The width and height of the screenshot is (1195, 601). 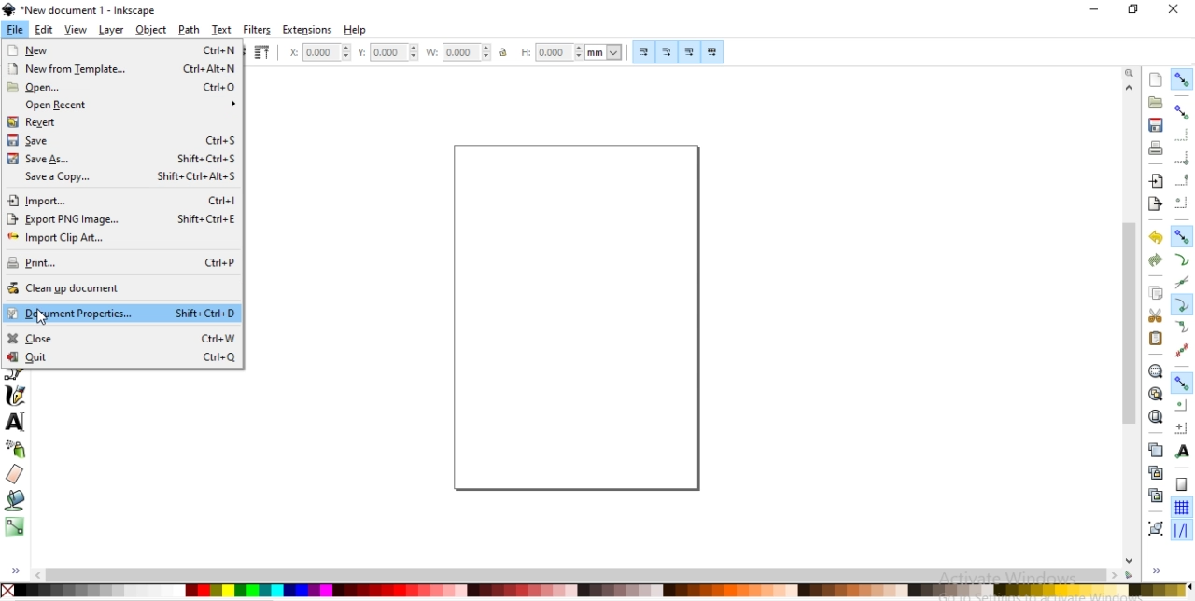 What do you see at coordinates (121, 69) in the screenshot?
I see `new from template` at bounding box center [121, 69].